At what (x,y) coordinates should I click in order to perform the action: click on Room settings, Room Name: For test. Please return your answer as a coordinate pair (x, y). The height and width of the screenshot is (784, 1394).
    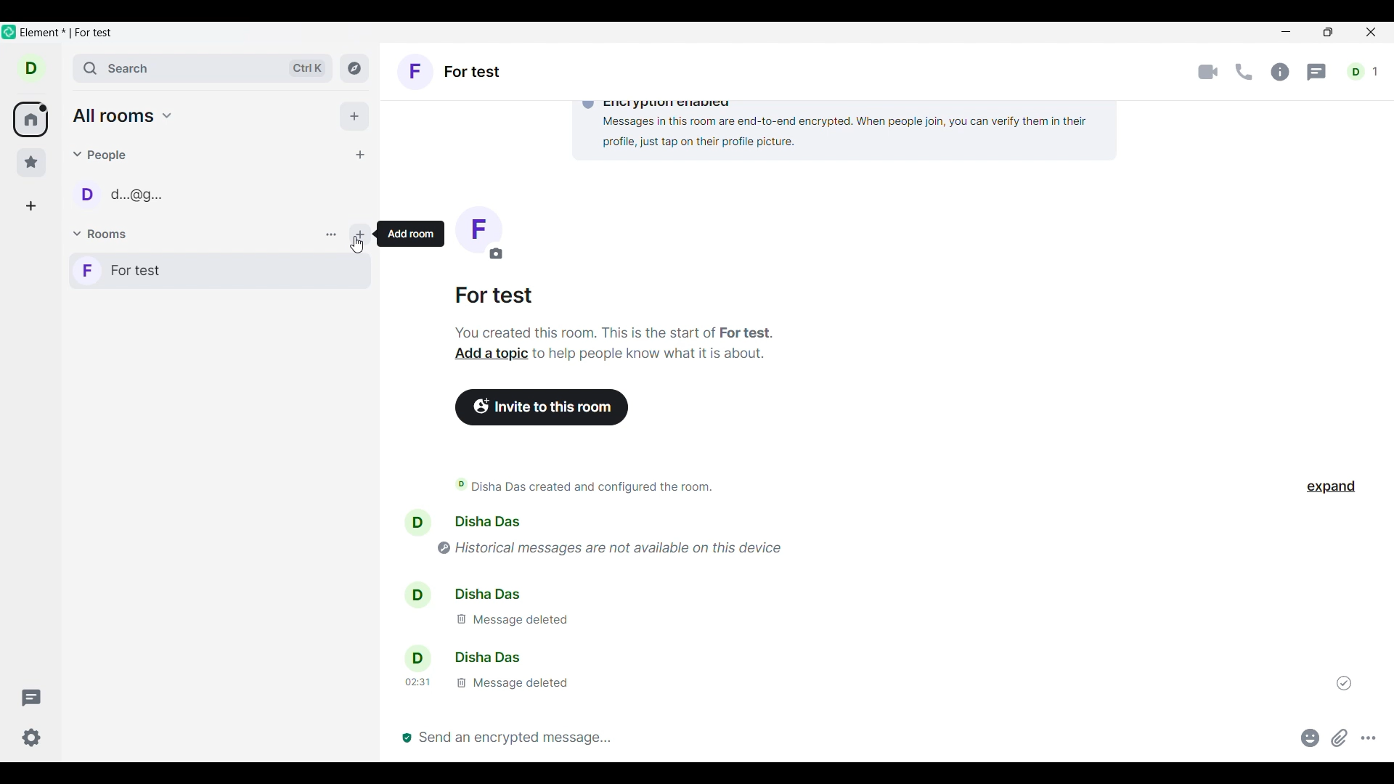
    Looking at the image, I should click on (452, 71).